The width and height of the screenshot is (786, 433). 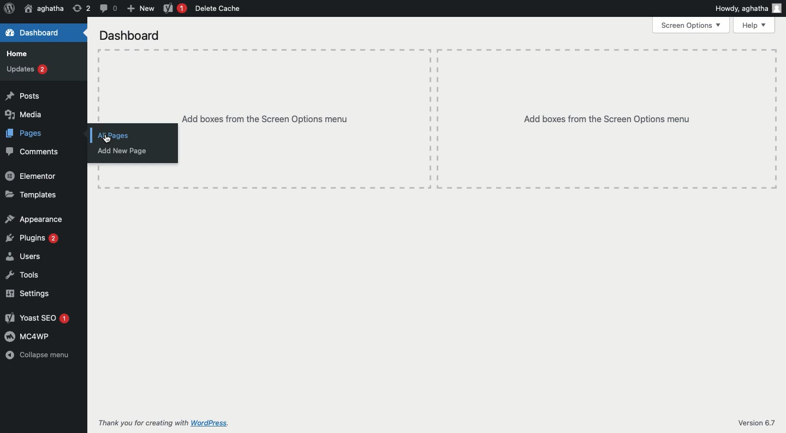 What do you see at coordinates (40, 96) in the screenshot?
I see `Posts` at bounding box center [40, 96].